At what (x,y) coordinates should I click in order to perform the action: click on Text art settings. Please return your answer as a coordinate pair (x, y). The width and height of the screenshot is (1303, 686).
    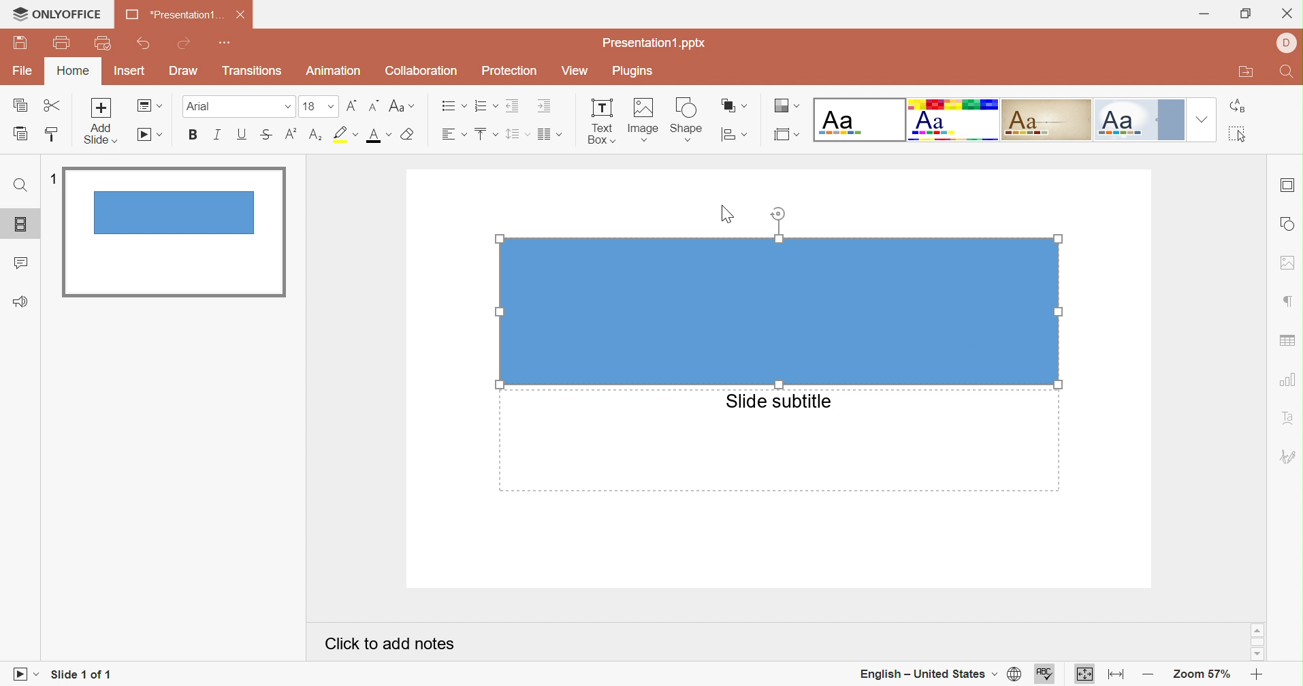
    Looking at the image, I should click on (1289, 417).